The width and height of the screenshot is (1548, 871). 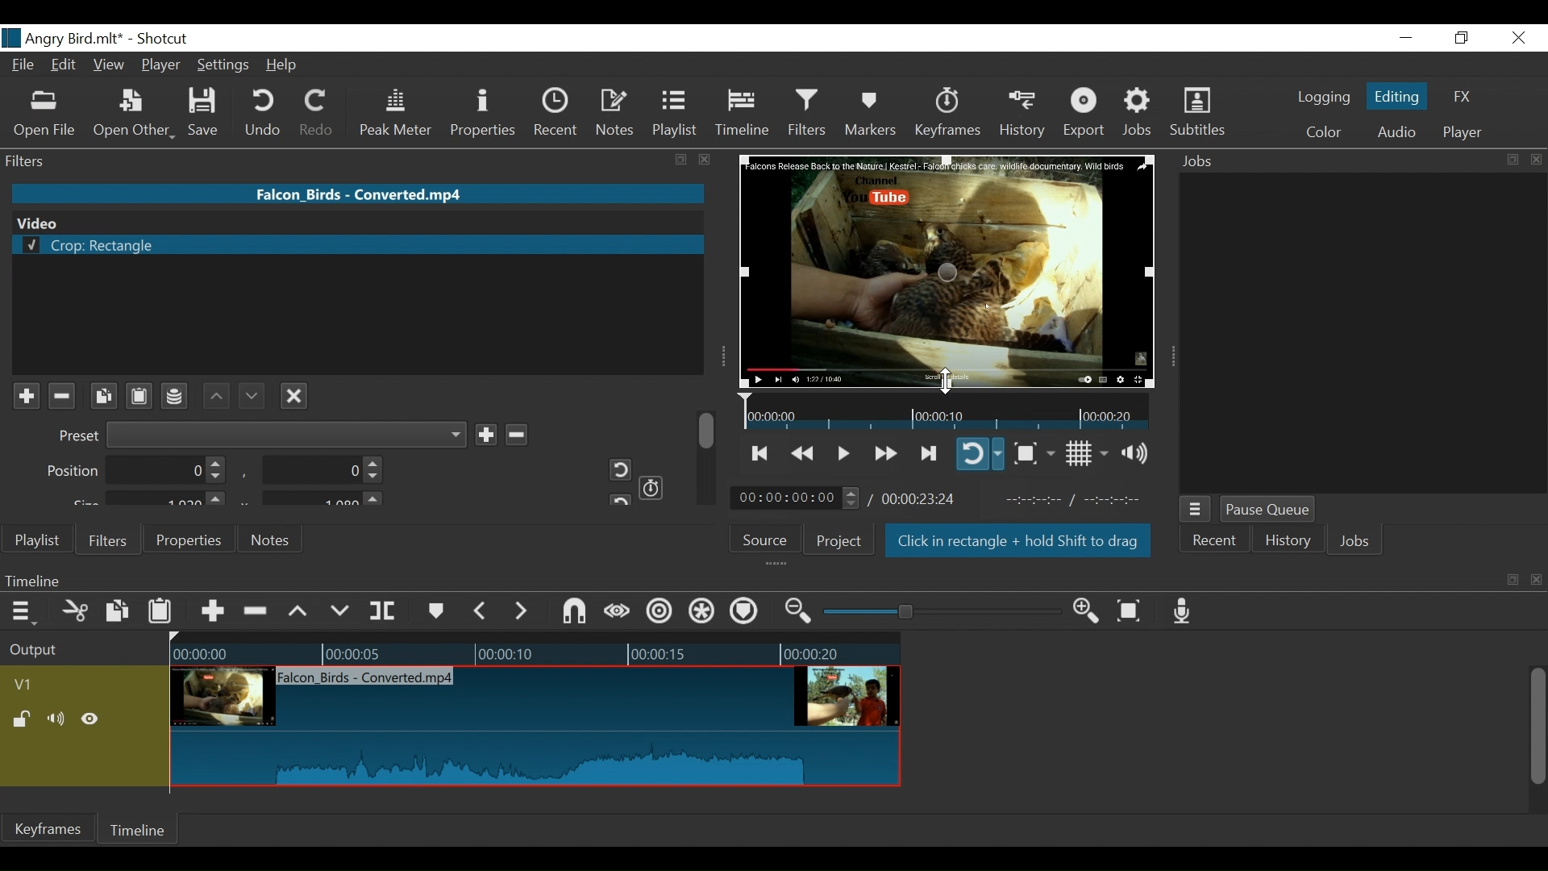 I want to click on Playlist, so click(x=38, y=540).